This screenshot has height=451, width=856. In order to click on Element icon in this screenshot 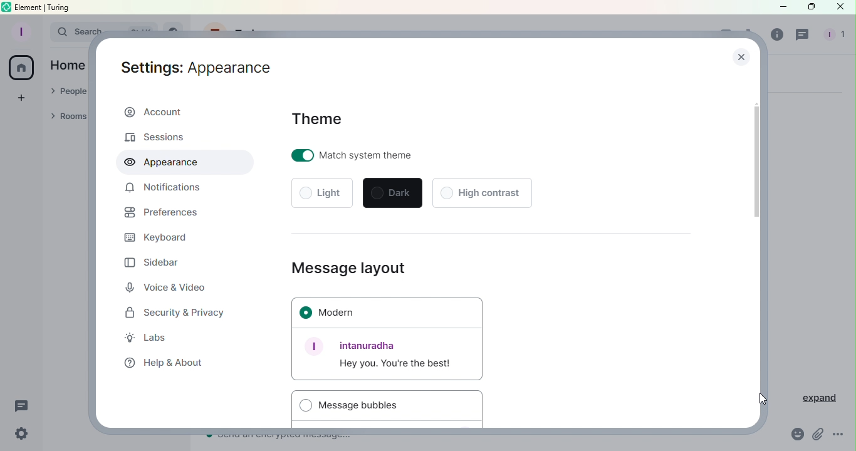, I will do `click(7, 7)`.